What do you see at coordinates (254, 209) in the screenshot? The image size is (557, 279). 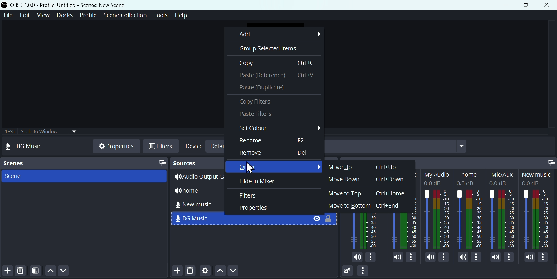 I see `Properties` at bounding box center [254, 209].